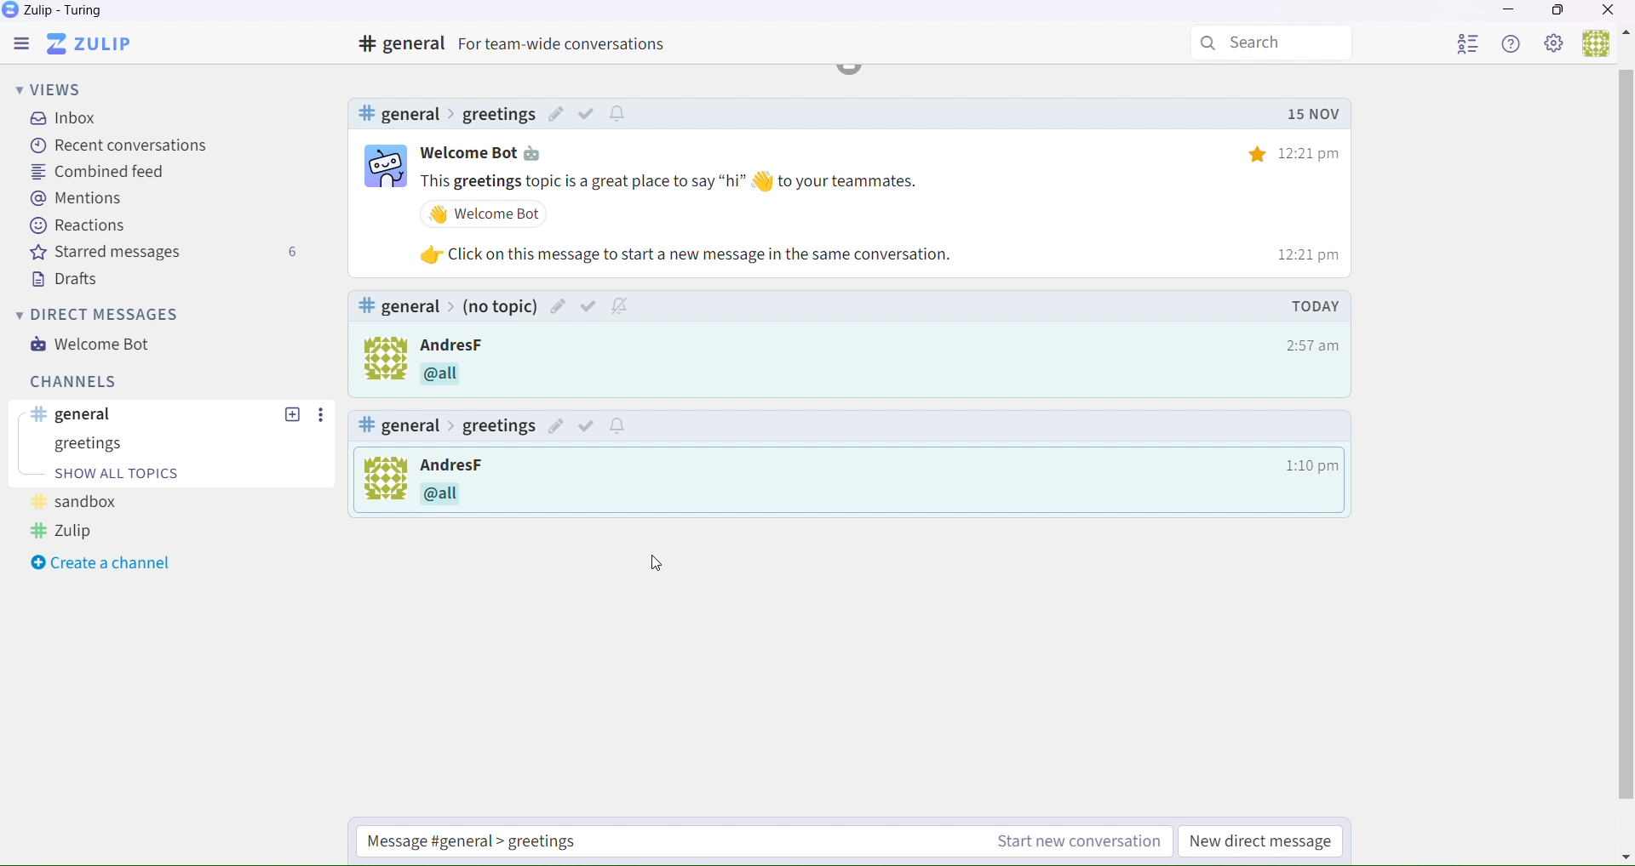  Describe the element at coordinates (1470, 44) in the screenshot. I see `User List` at that location.